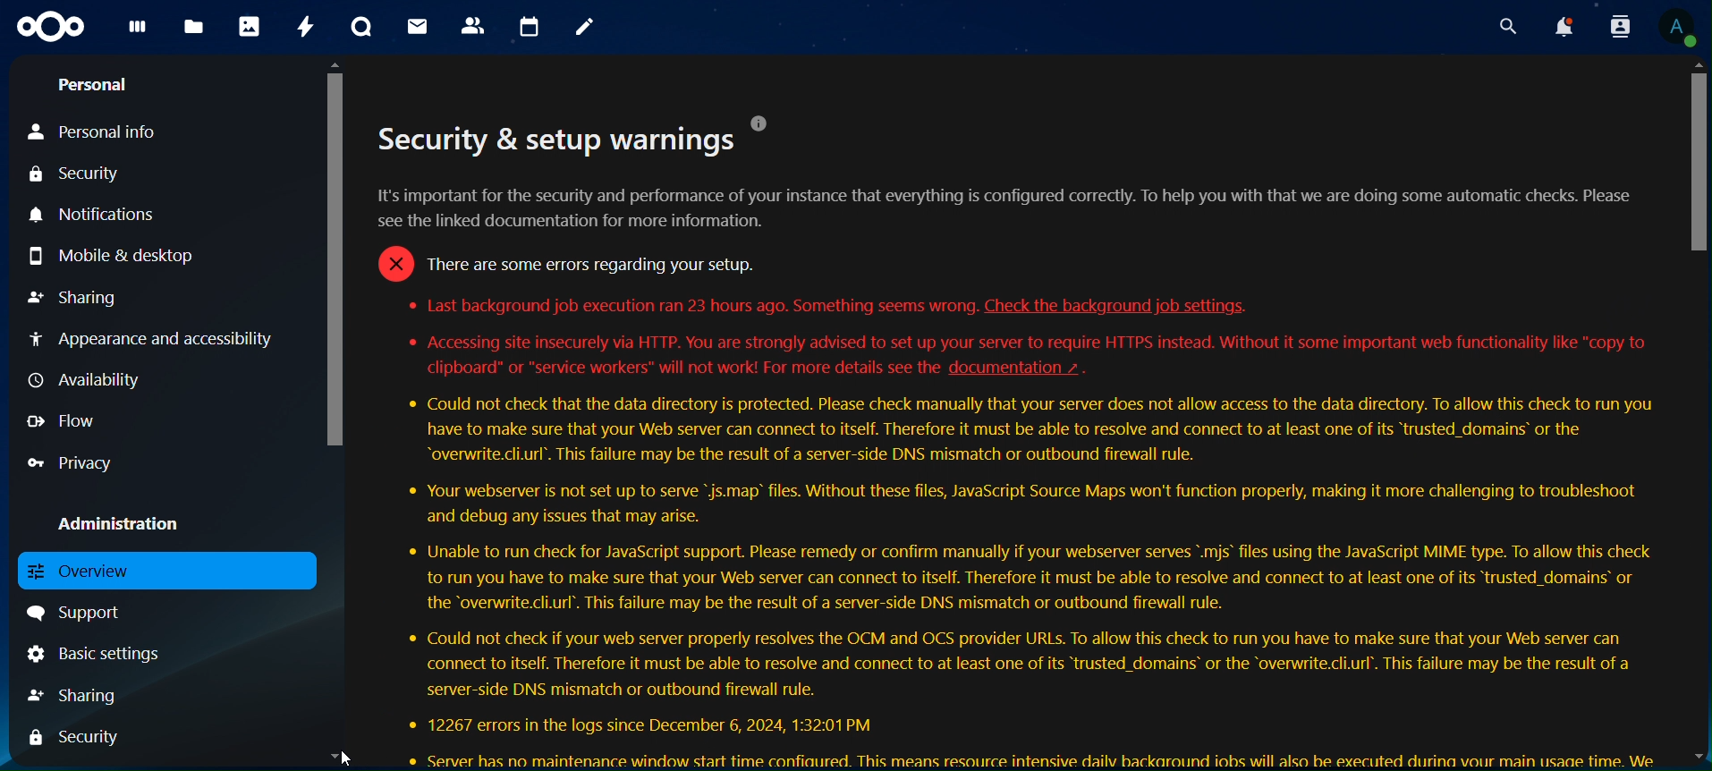 The image size is (1712, 771). I want to click on security, so click(76, 175).